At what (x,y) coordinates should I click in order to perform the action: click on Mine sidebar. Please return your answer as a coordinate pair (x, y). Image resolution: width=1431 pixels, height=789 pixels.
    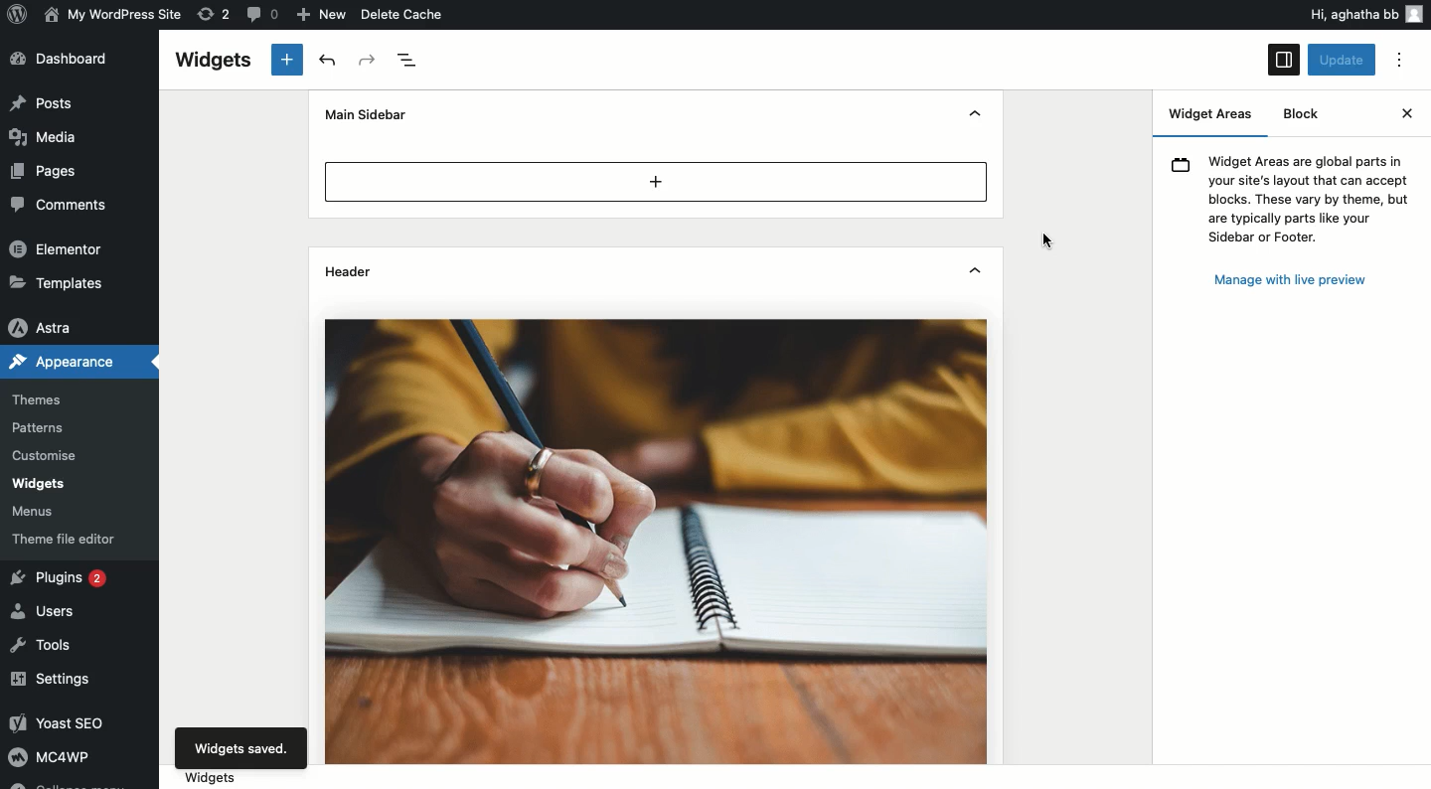
    Looking at the image, I should click on (363, 114).